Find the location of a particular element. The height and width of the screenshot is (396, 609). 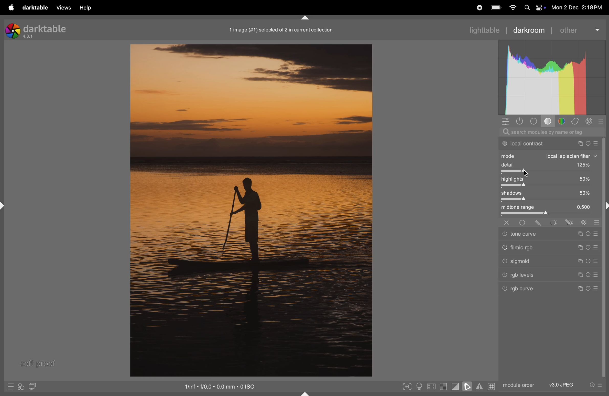

toggle peak foucisng mode is located at coordinates (407, 386).